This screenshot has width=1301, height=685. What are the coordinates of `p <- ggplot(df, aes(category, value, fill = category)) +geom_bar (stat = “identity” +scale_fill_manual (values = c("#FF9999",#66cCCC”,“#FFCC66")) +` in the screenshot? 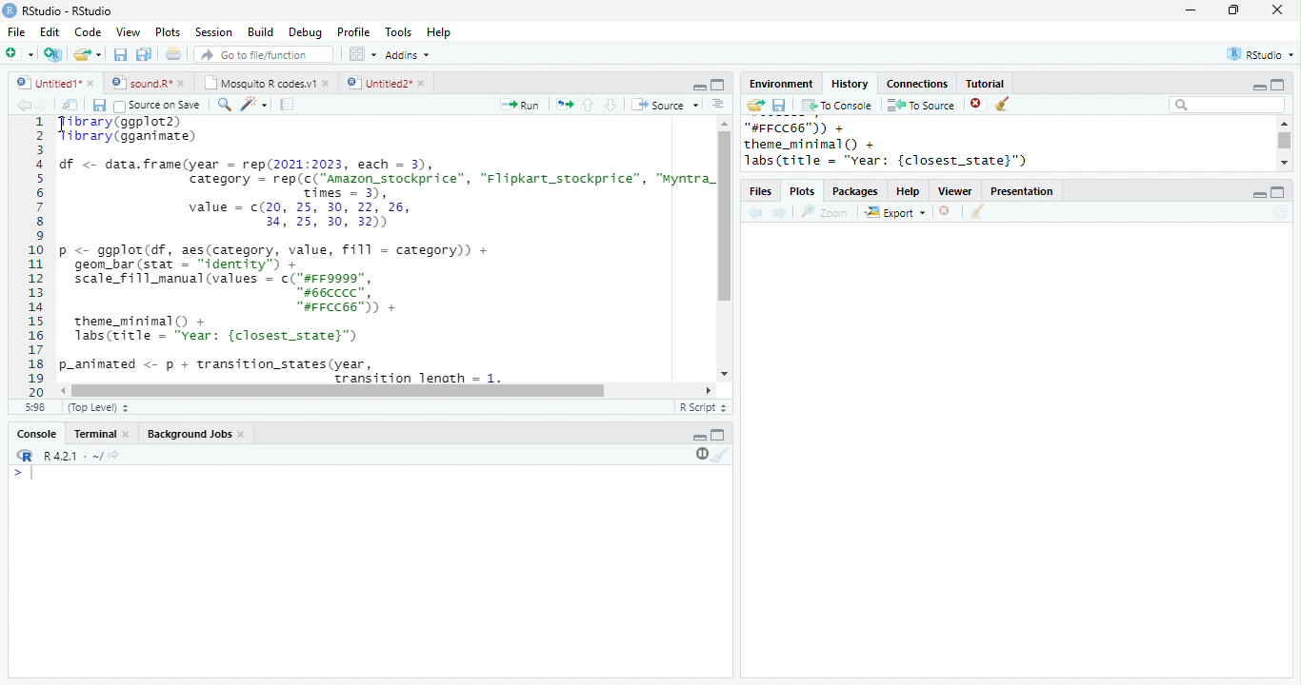 It's located at (277, 278).